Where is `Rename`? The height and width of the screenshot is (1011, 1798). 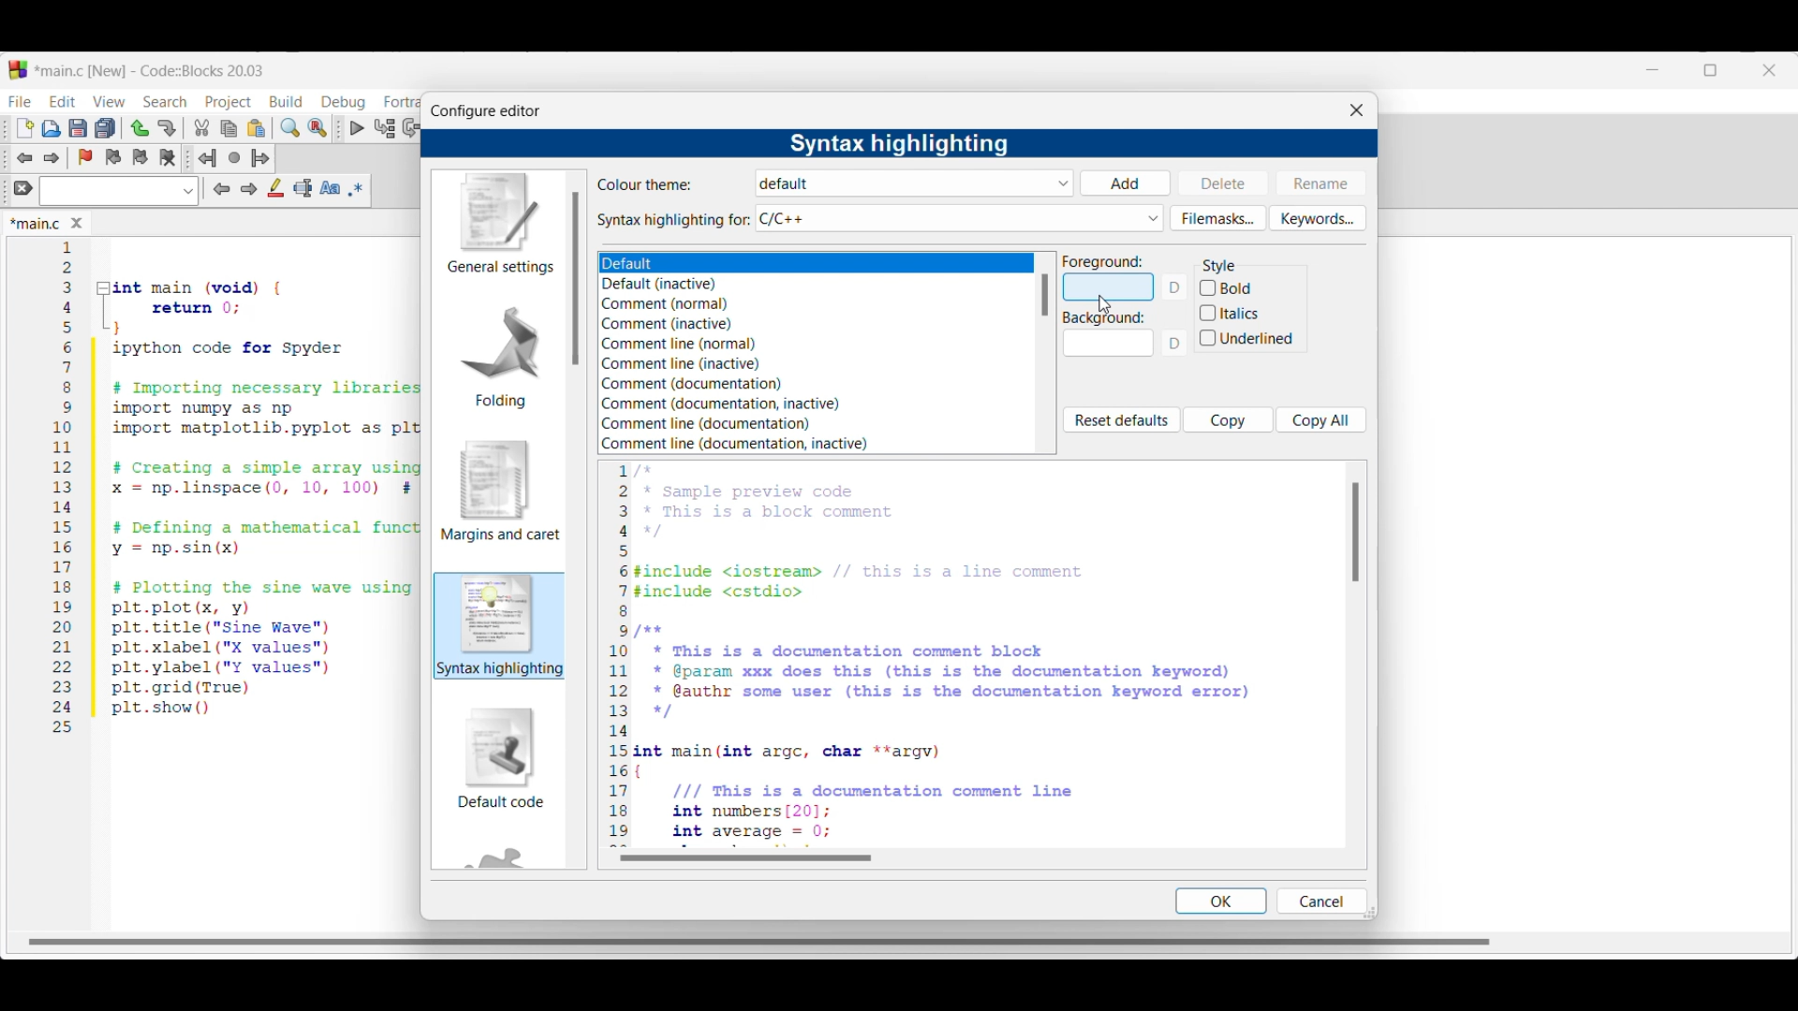 Rename is located at coordinates (1320, 183).